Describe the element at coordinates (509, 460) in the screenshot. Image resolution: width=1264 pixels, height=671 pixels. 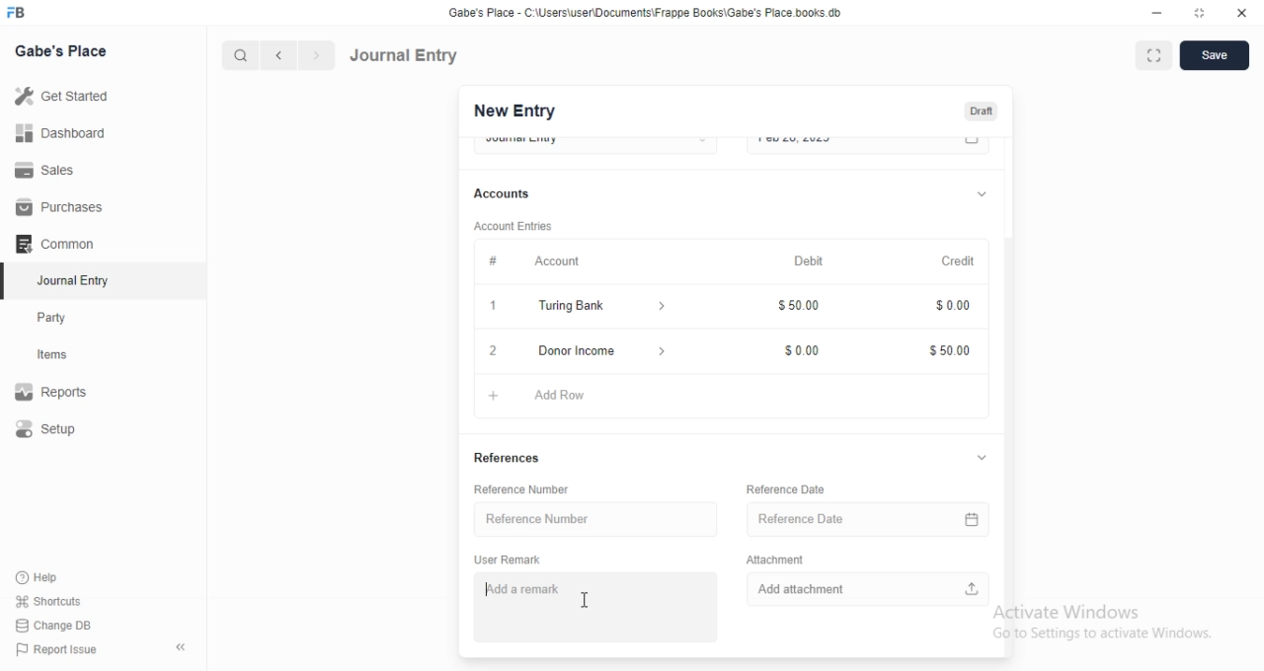
I see `References` at that location.